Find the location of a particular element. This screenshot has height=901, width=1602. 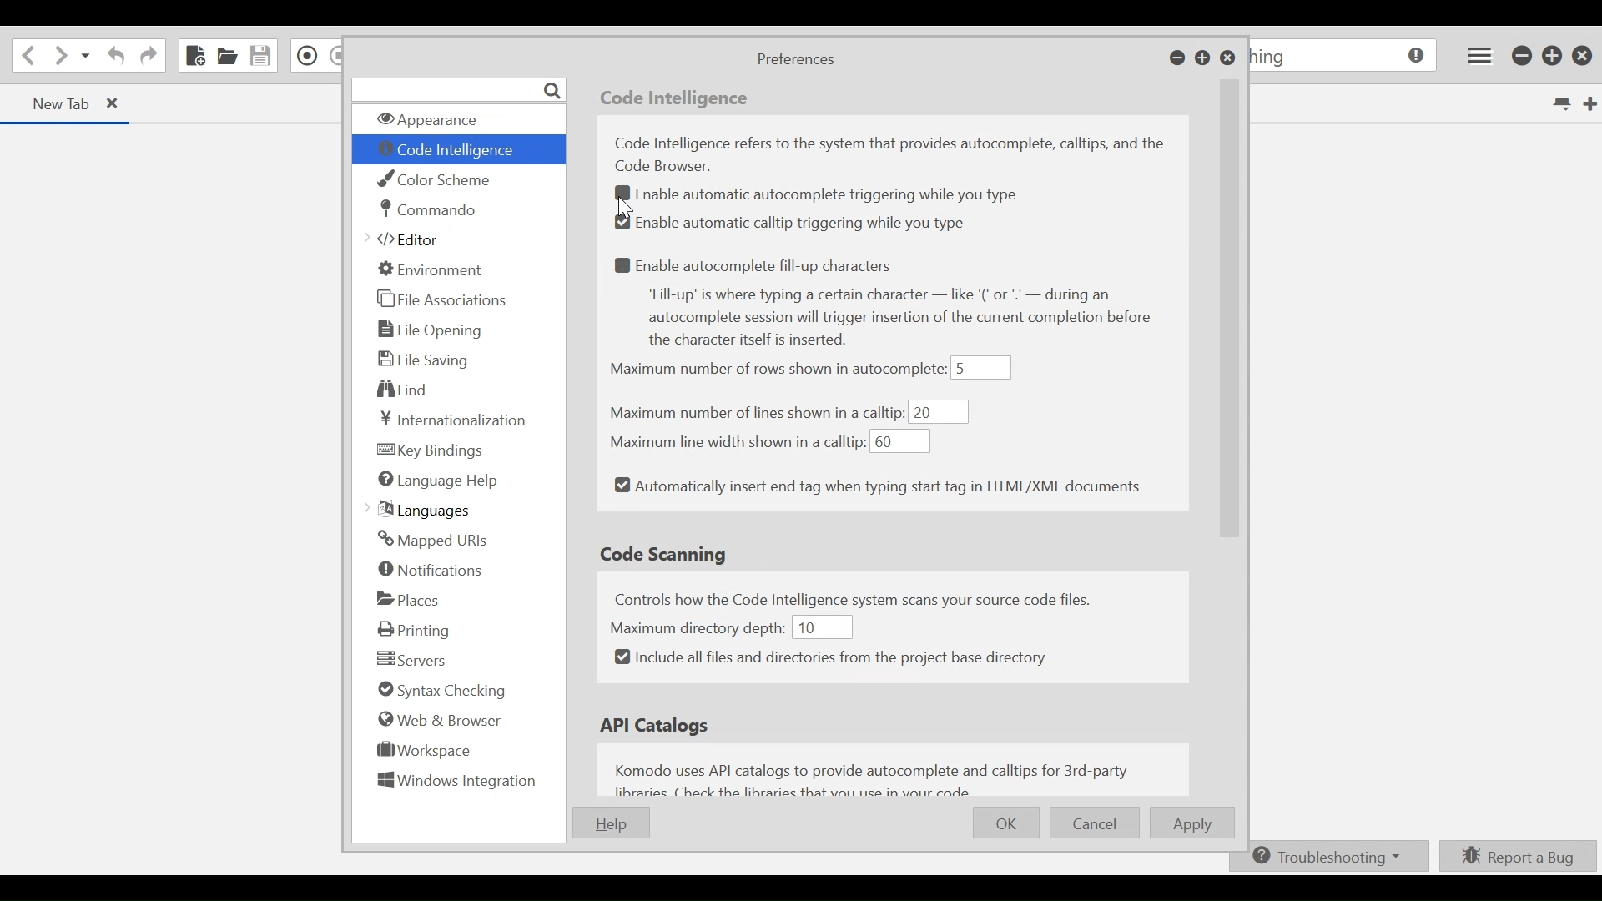

Go back one location is located at coordinates (26, 56).